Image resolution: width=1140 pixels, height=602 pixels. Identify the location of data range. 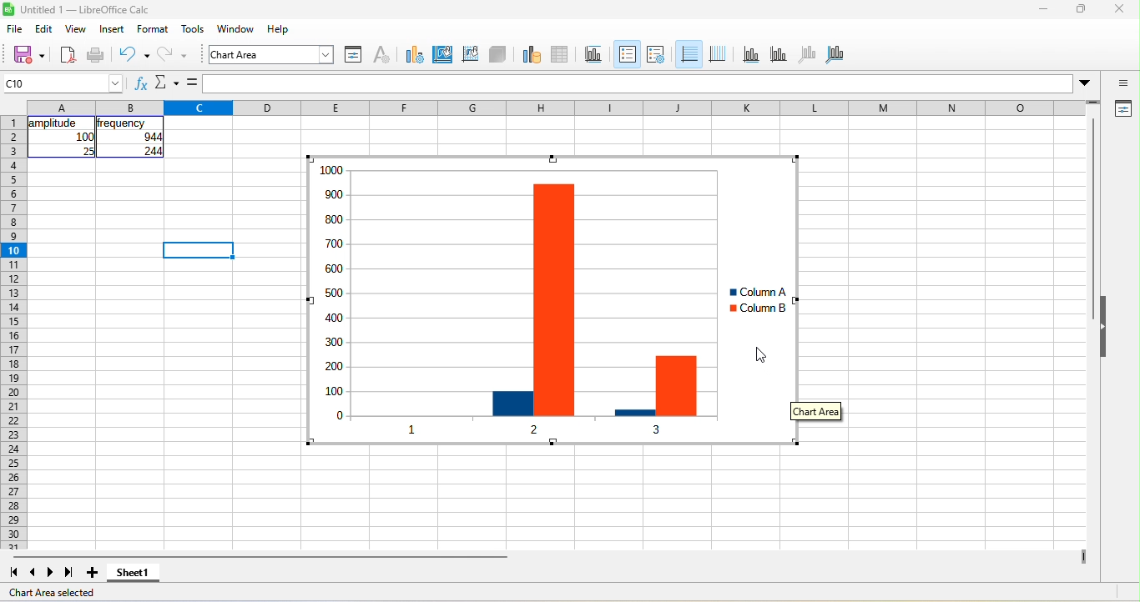
(532, 55).